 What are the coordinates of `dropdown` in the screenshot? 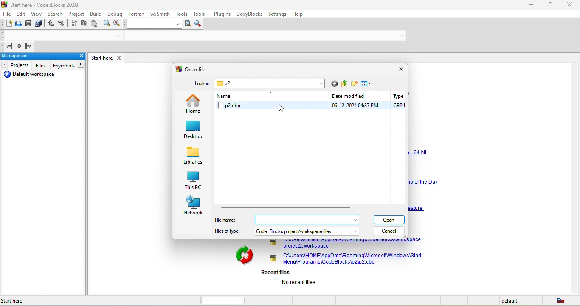 It's located at (355, 220).